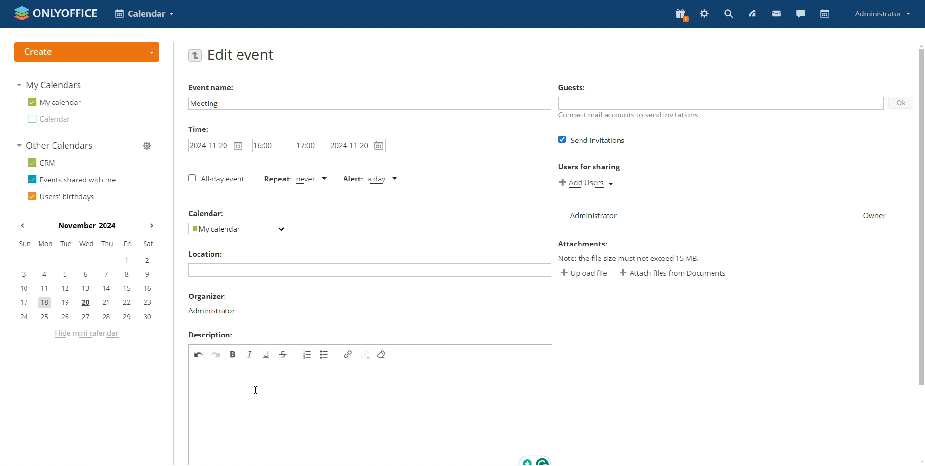  What do you see at coordinates (215, 354) in the screenshot?
I see `redo` at bounding box center [215, 354].